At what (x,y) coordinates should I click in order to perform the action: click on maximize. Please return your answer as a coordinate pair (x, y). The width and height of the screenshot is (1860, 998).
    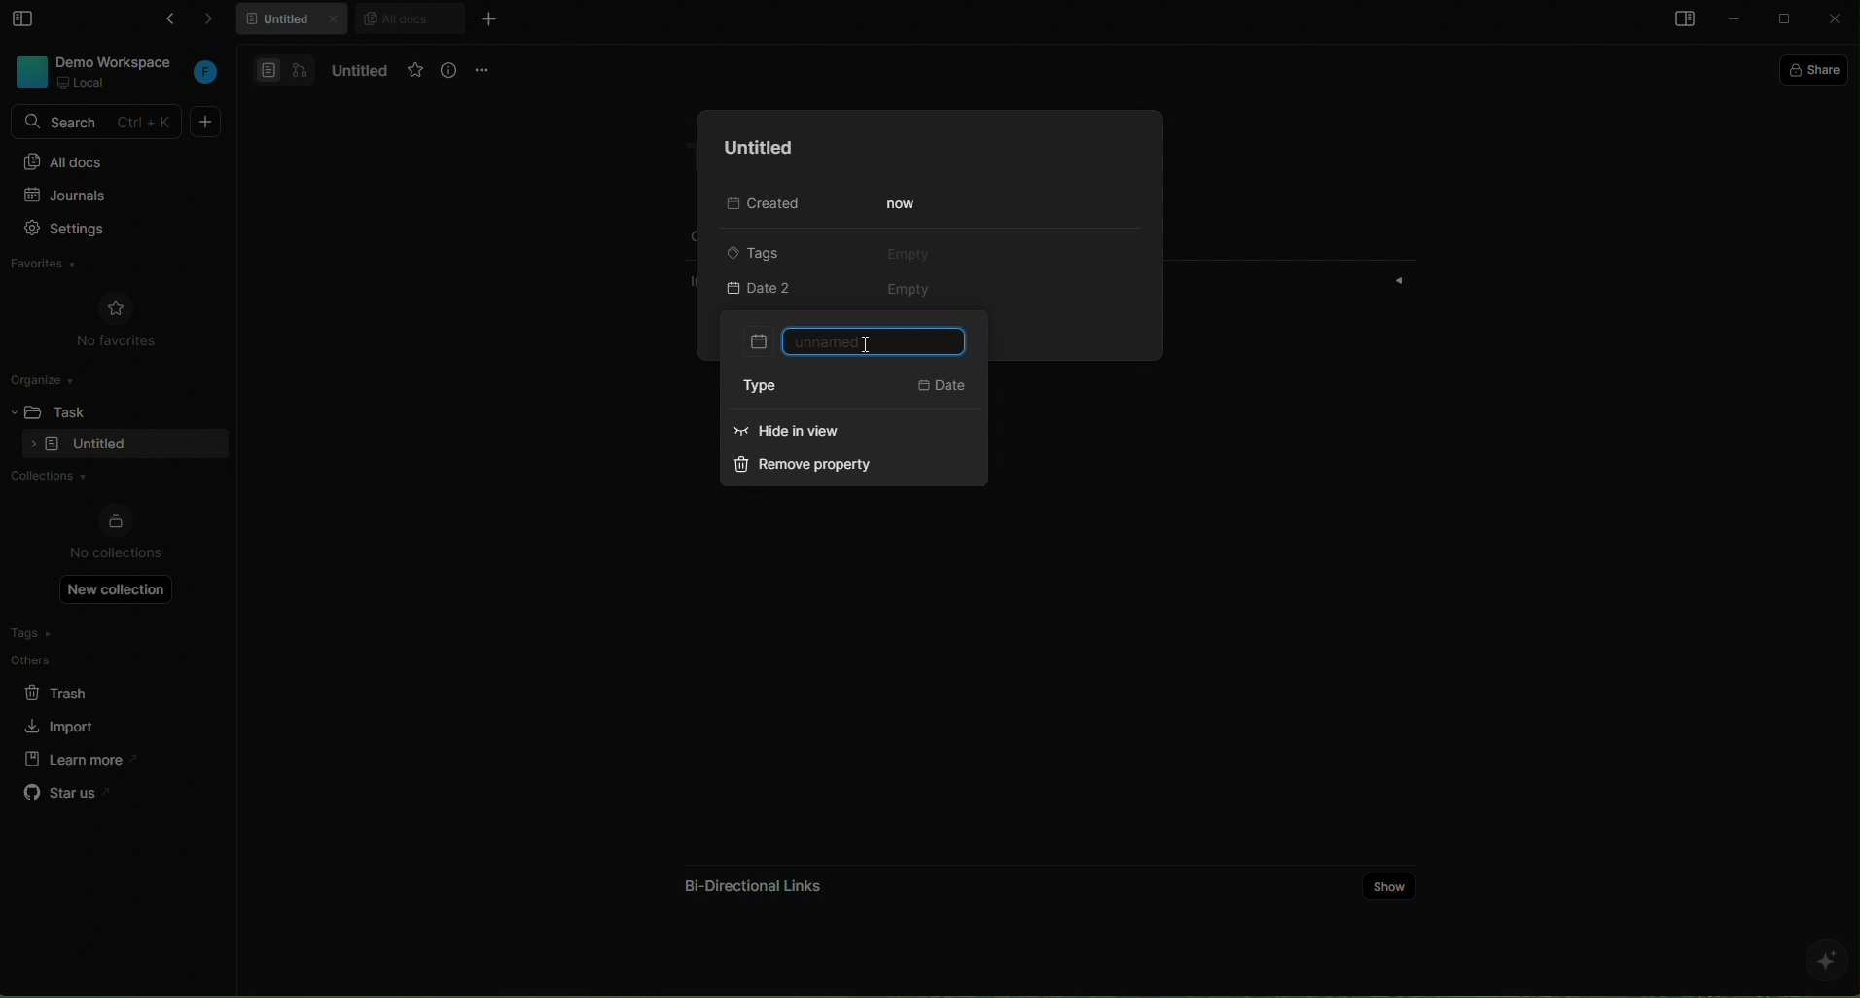
    Looking at the image, I should click on (1787, 20).